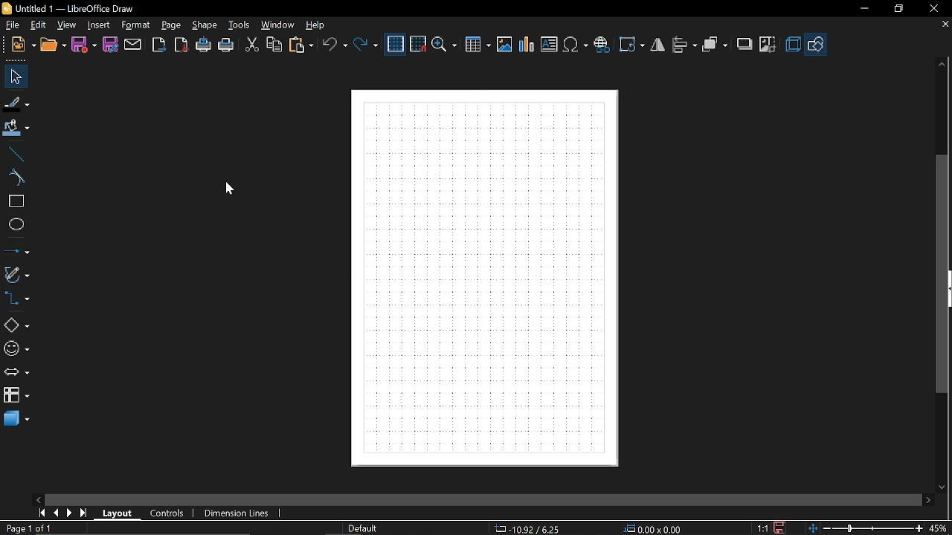  I want to click on Change zoom, so click(865, 528).